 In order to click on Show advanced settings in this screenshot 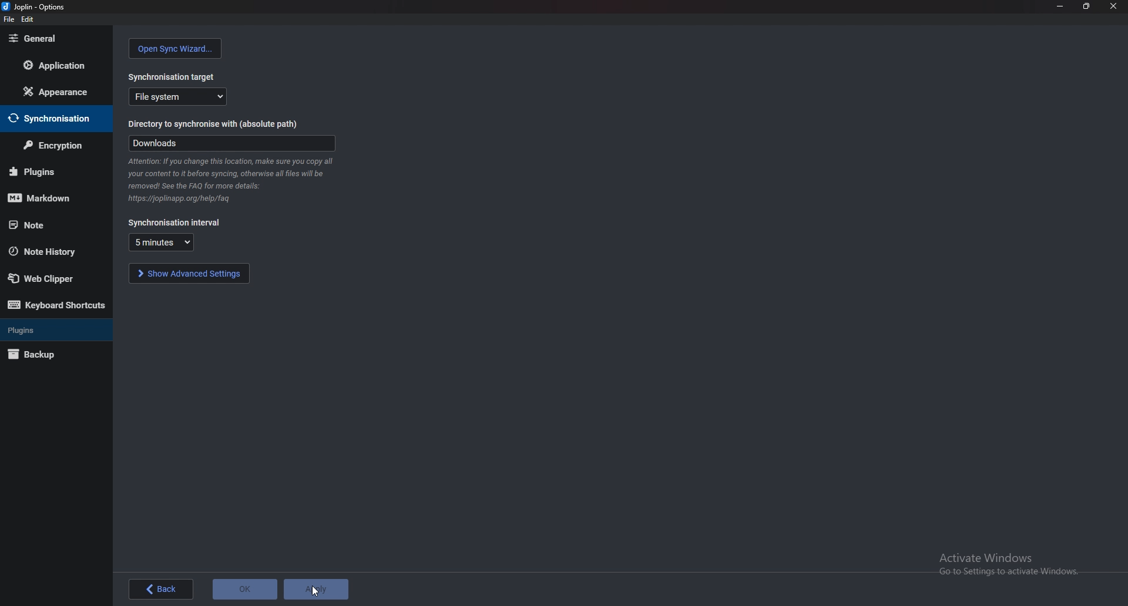, I will do `click(189, 273)`.